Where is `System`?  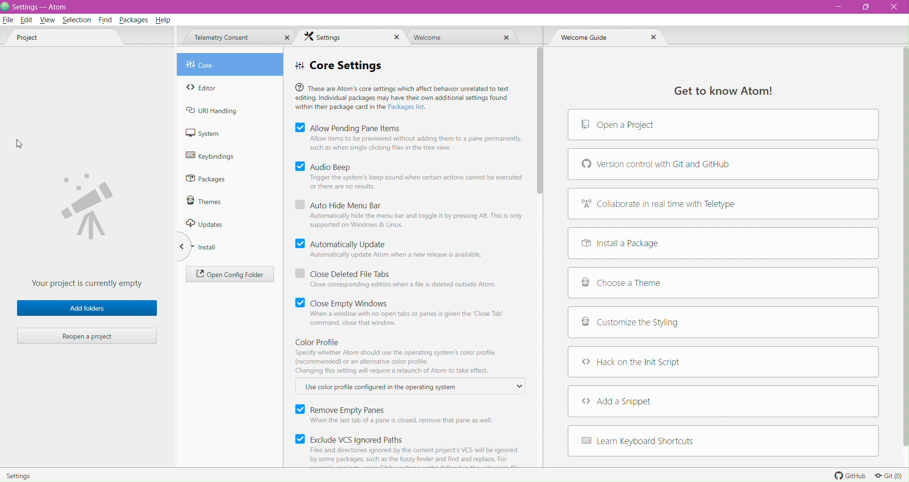
System is located at coordinates (216, 133).